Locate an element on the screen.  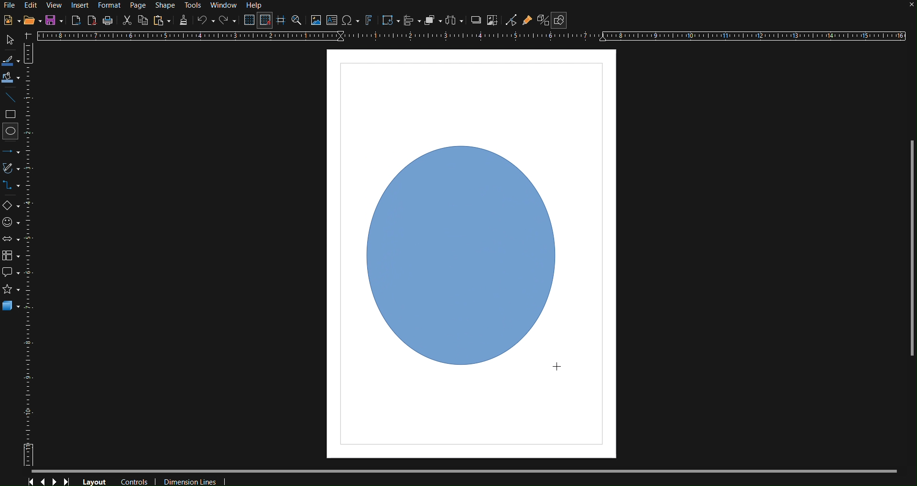
New is located at coordinates (9, 21).